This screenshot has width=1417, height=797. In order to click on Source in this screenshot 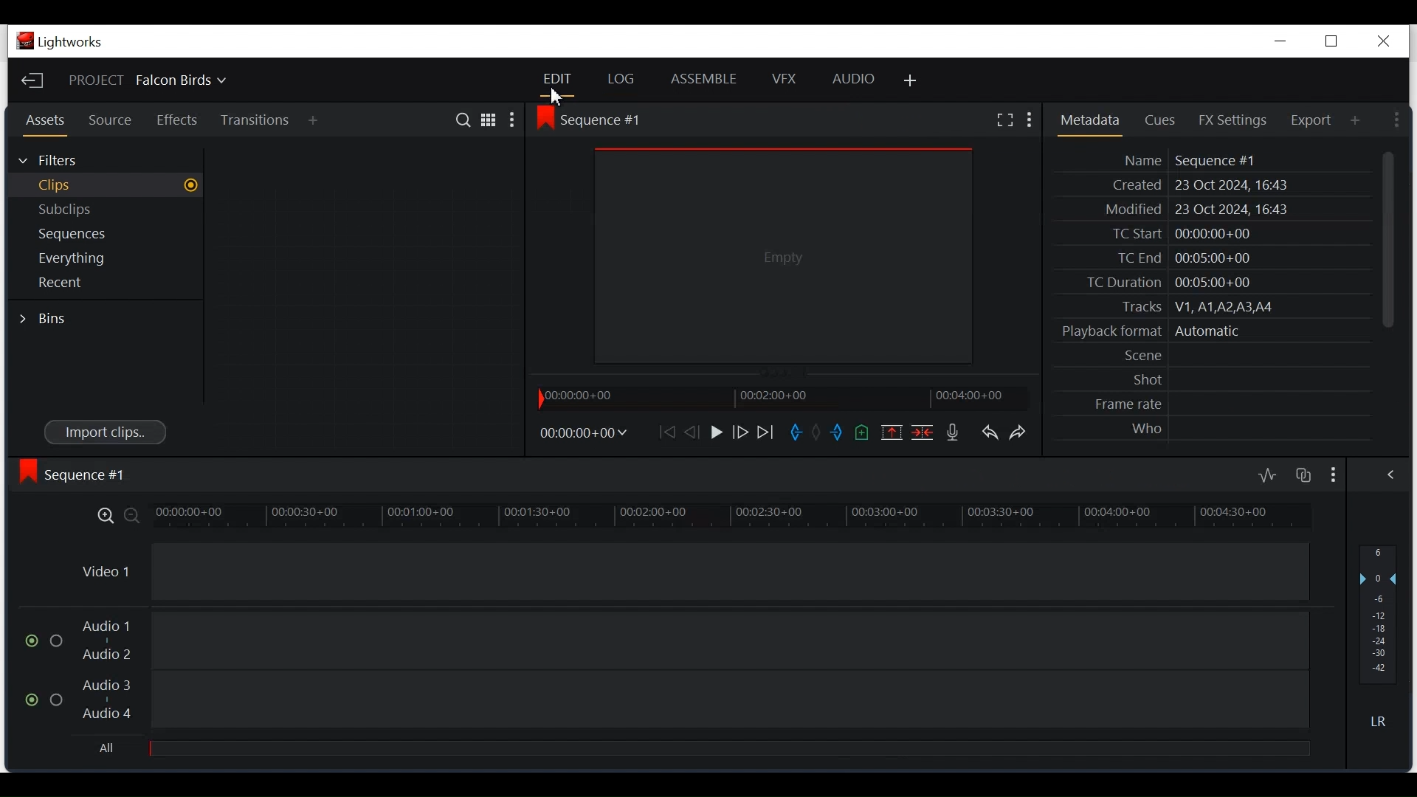, I will do `click(111, 119)`.